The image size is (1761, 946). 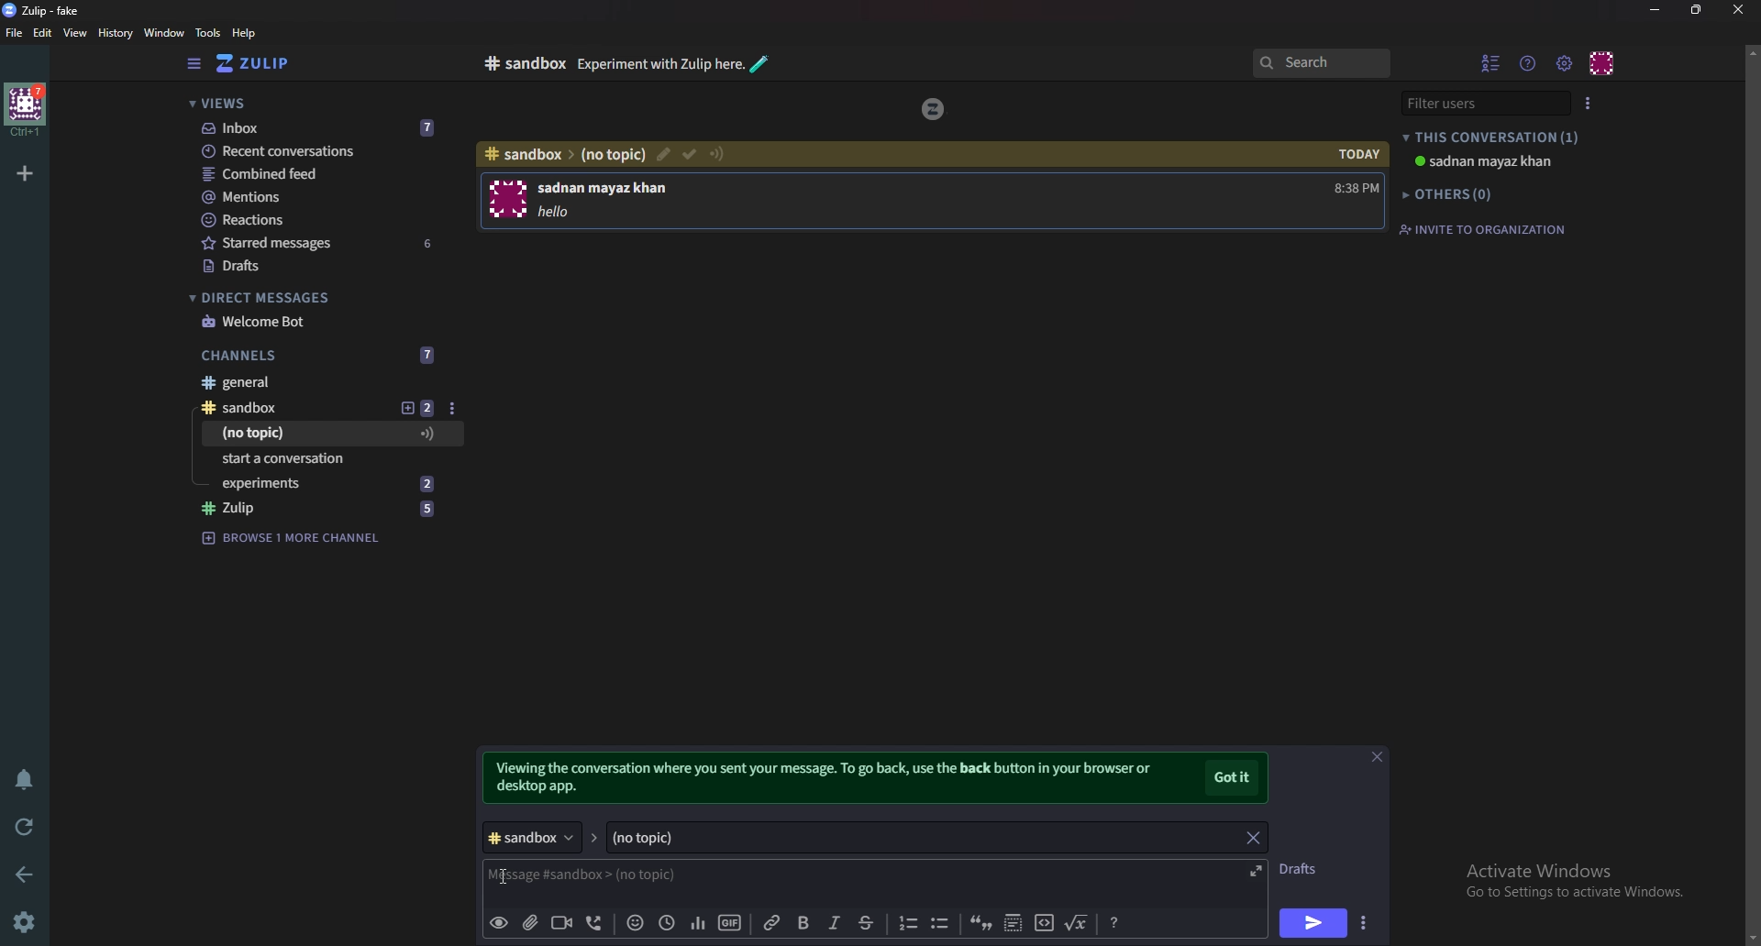 I want to click on Drafts, so click(x=1301, y=872).